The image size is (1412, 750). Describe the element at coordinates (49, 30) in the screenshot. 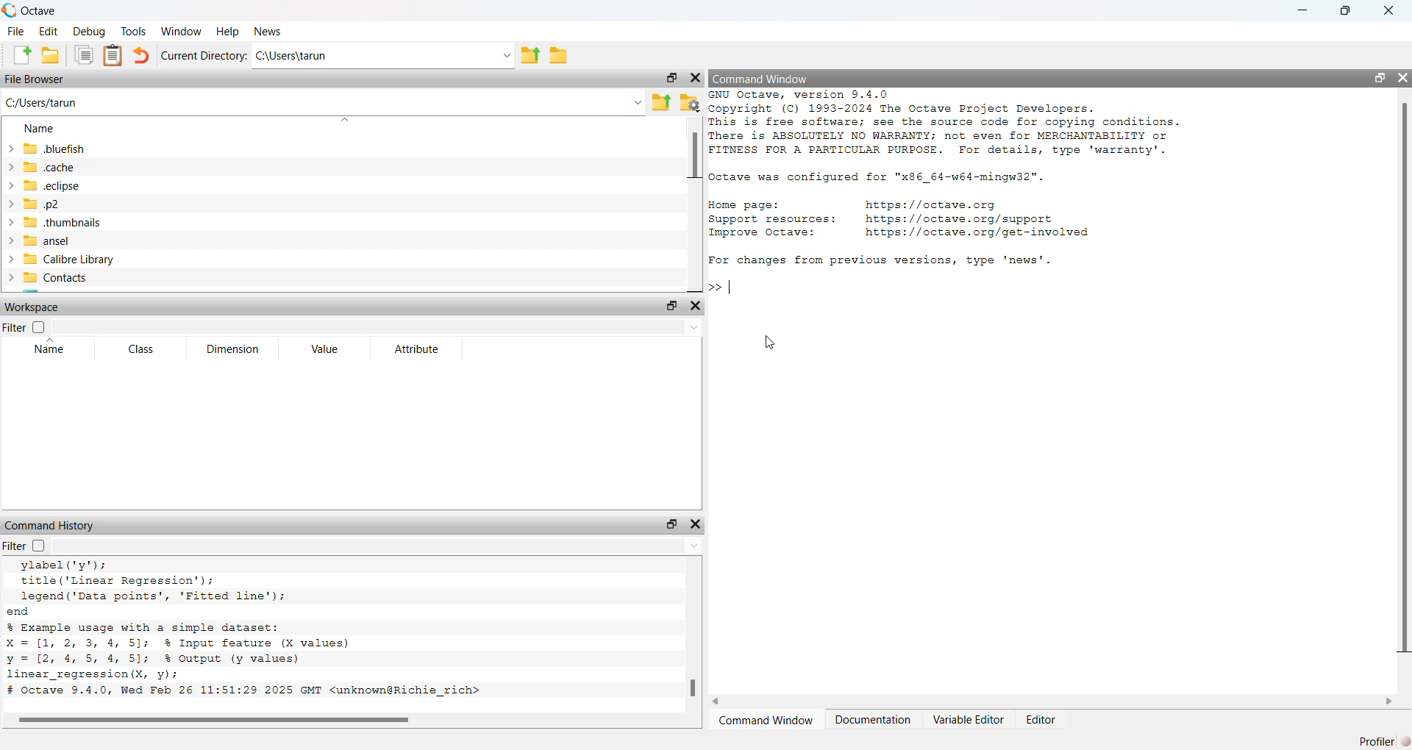

I see `edit` at that location.